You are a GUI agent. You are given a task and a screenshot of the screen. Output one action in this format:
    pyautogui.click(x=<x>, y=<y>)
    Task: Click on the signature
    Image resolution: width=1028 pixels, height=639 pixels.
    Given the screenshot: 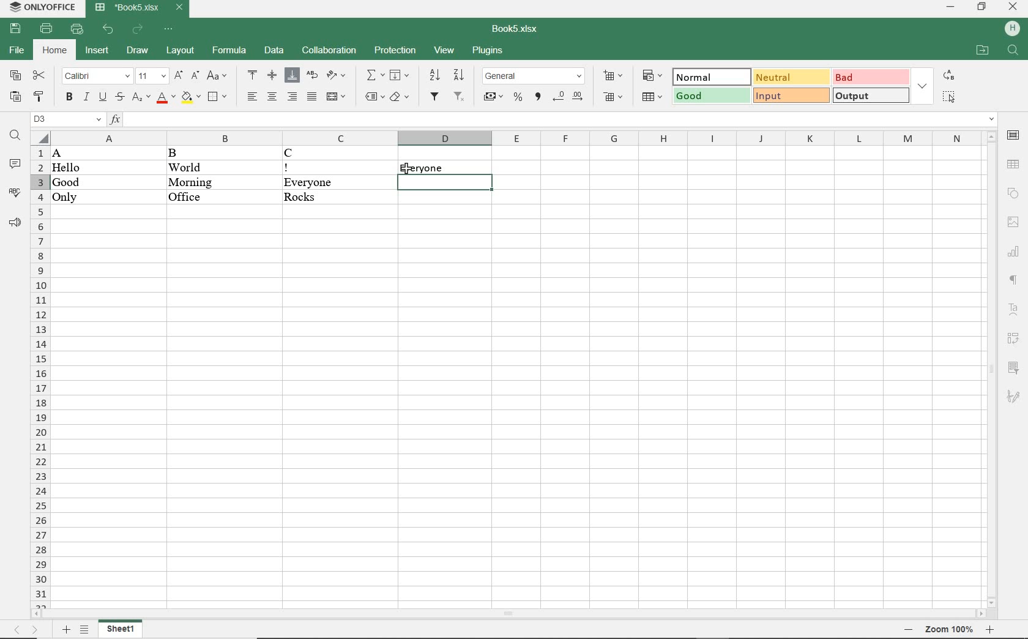 What is the action you would take?
    pyautogui.click(x=1015, y=394)
    